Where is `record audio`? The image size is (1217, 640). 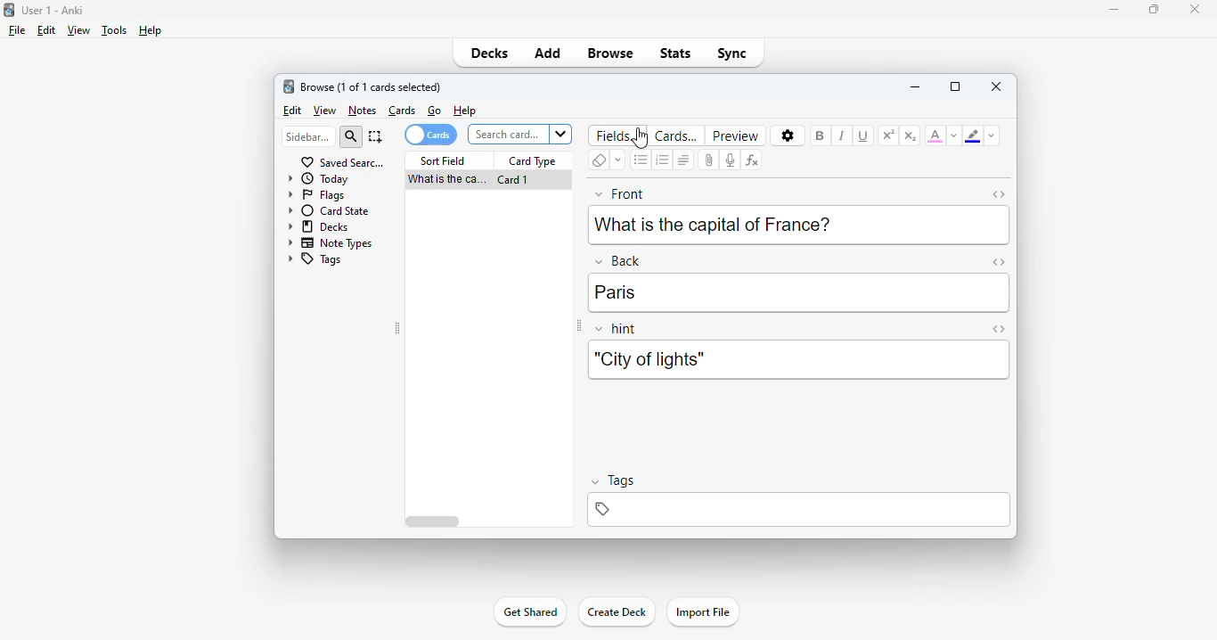 record audio is located at coordinates (730, 160).